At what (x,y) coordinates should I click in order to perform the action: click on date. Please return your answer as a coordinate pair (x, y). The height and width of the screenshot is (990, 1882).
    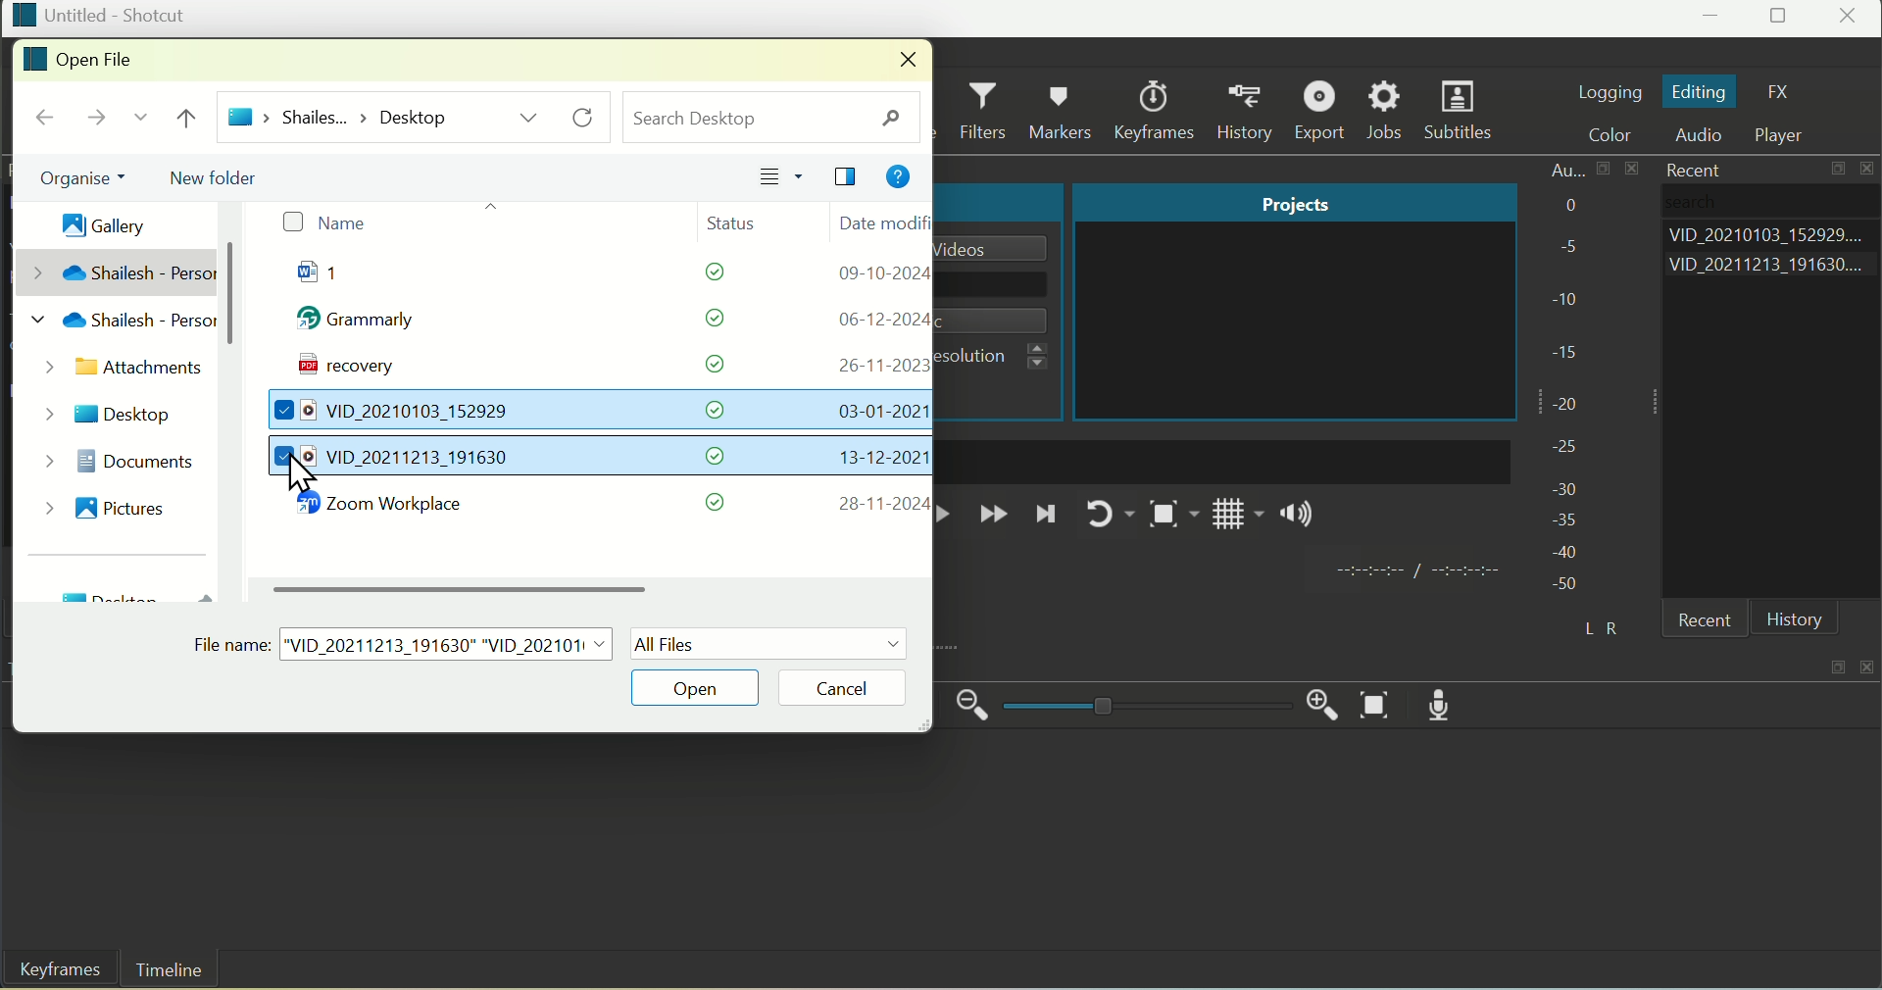
    Looking at the image, I should click on (875, 411).